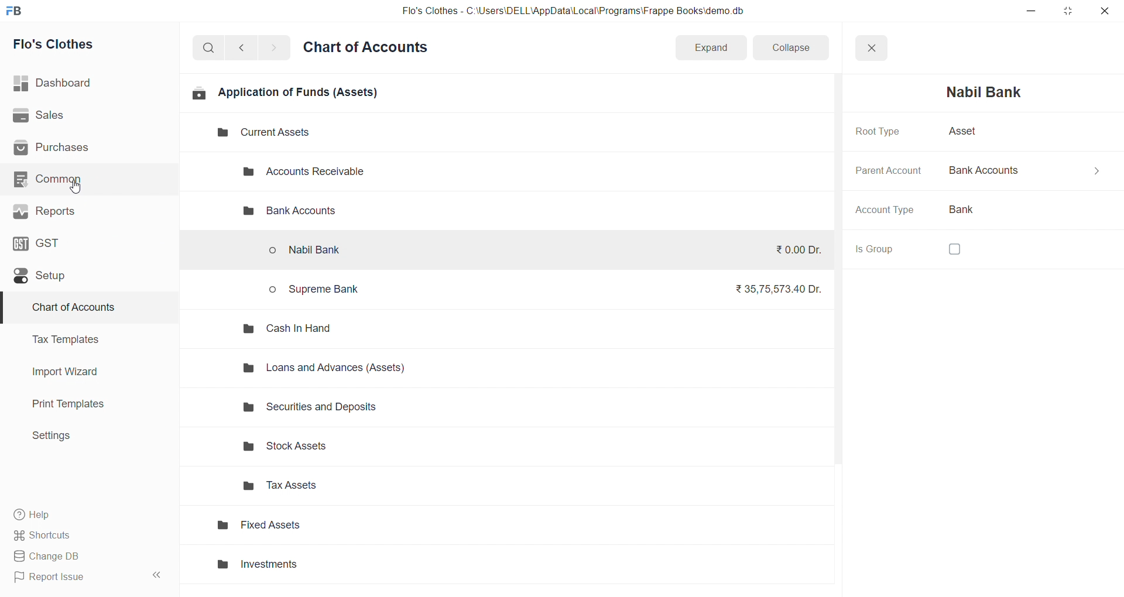 The width and height of the screenshot is (1124, 597). What do you see at coordinates (841, 340) in the screenshot?
I see `vertical scroll bar` at bounding box center [841, 340].